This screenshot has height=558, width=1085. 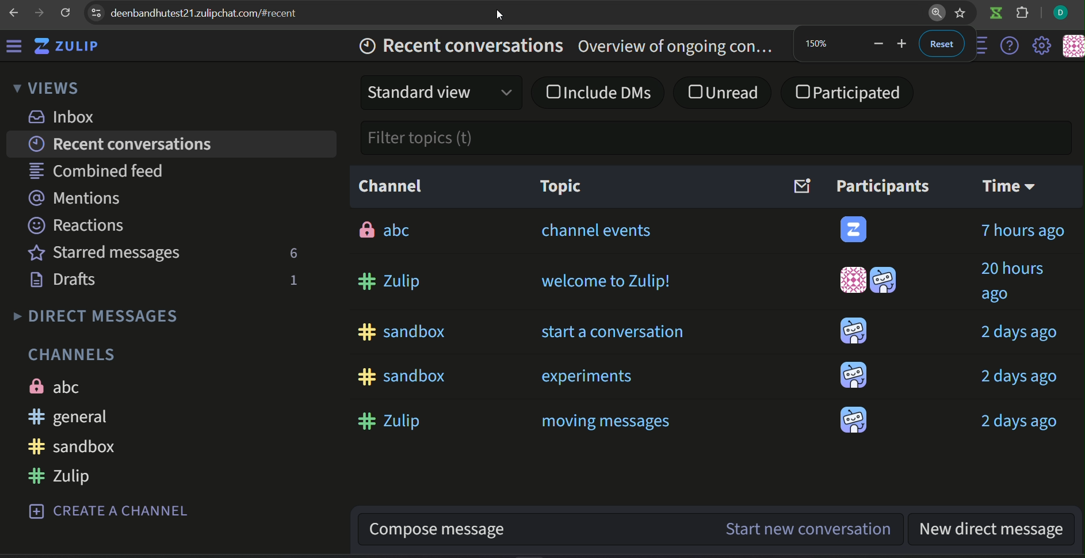 What do you see at coordinates (1026, 229) in the screenshot?
I see `7 hours ago` at bounding box center [1026, 229].